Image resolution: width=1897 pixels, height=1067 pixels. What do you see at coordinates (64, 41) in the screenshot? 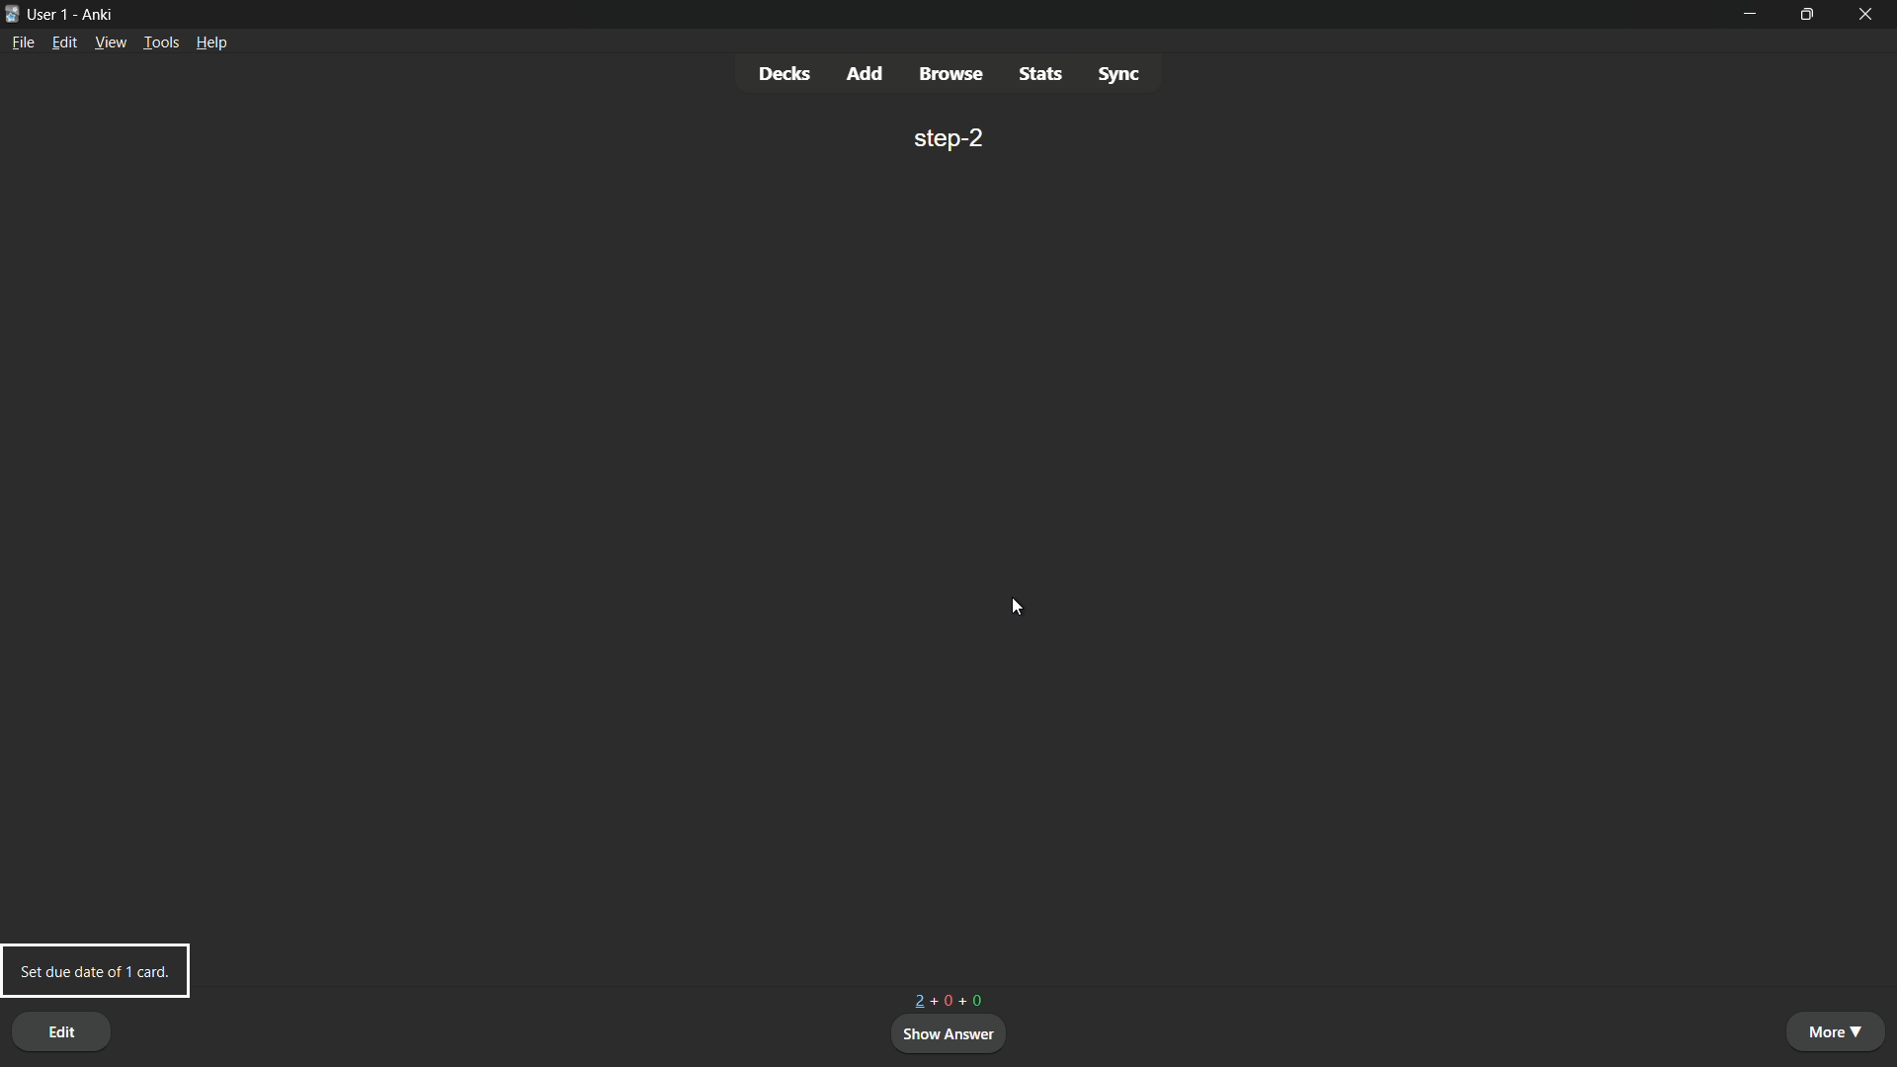
I see `edit menu` at bounding box center [64, 41].